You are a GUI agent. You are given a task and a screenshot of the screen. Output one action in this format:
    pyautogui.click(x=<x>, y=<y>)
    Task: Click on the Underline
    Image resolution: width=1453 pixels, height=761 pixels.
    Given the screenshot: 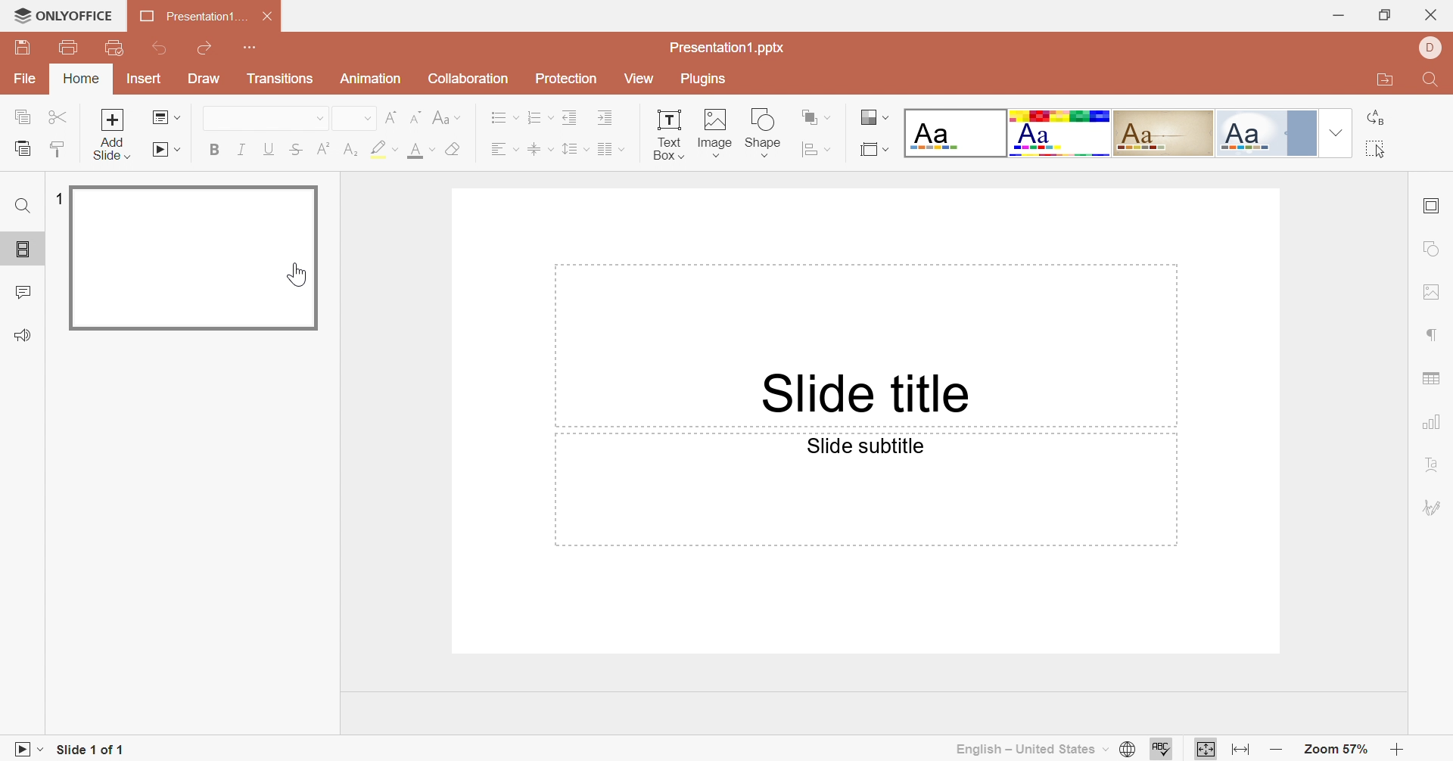 What is the action you would take?
    pyautogui.click(x=268, y=149)
    